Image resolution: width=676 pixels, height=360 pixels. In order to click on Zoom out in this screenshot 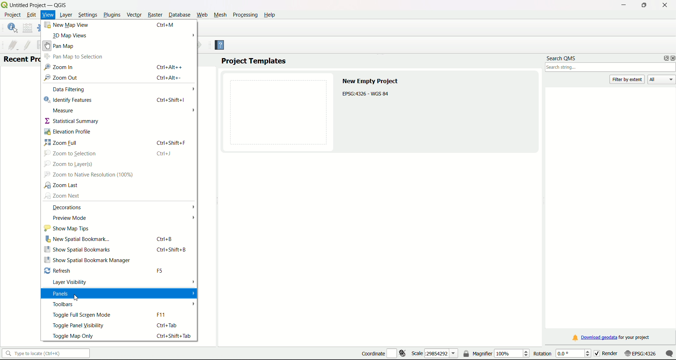, I will do `click(61, 78)`.